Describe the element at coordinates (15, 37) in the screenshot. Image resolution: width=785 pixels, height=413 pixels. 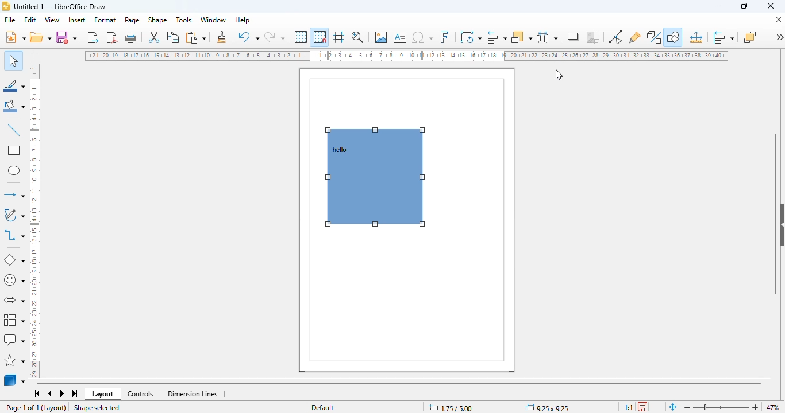
I see `new` at that location.